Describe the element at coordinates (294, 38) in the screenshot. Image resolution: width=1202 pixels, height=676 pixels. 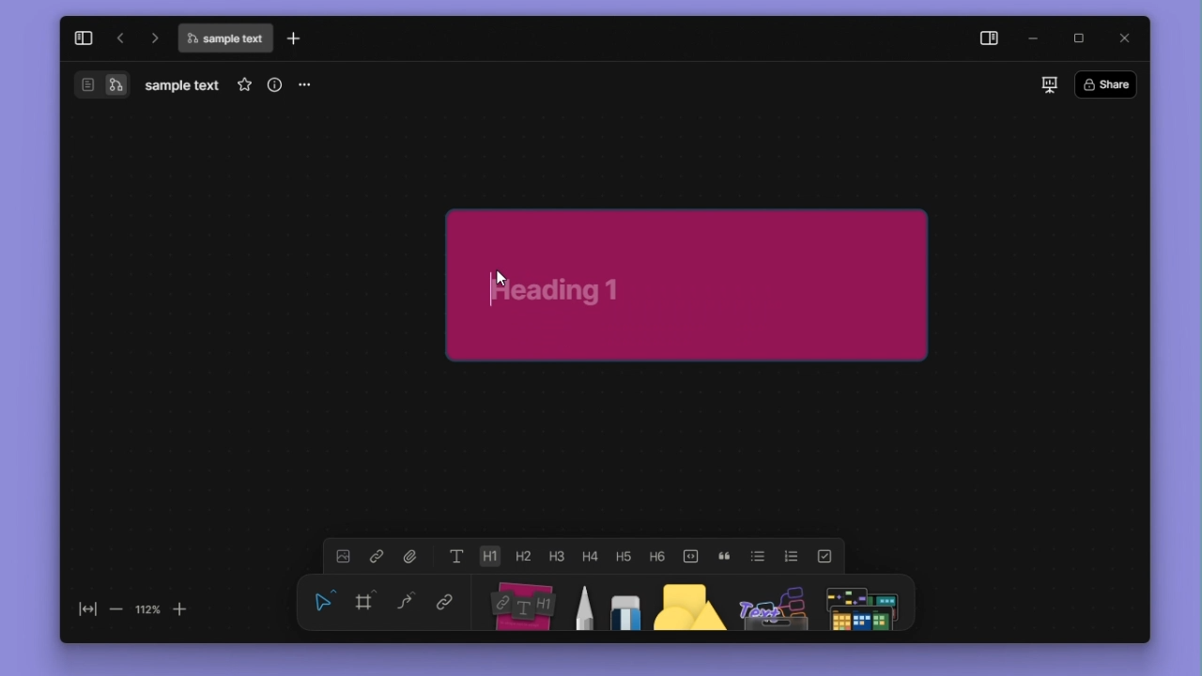
I see `new tab` at that location.